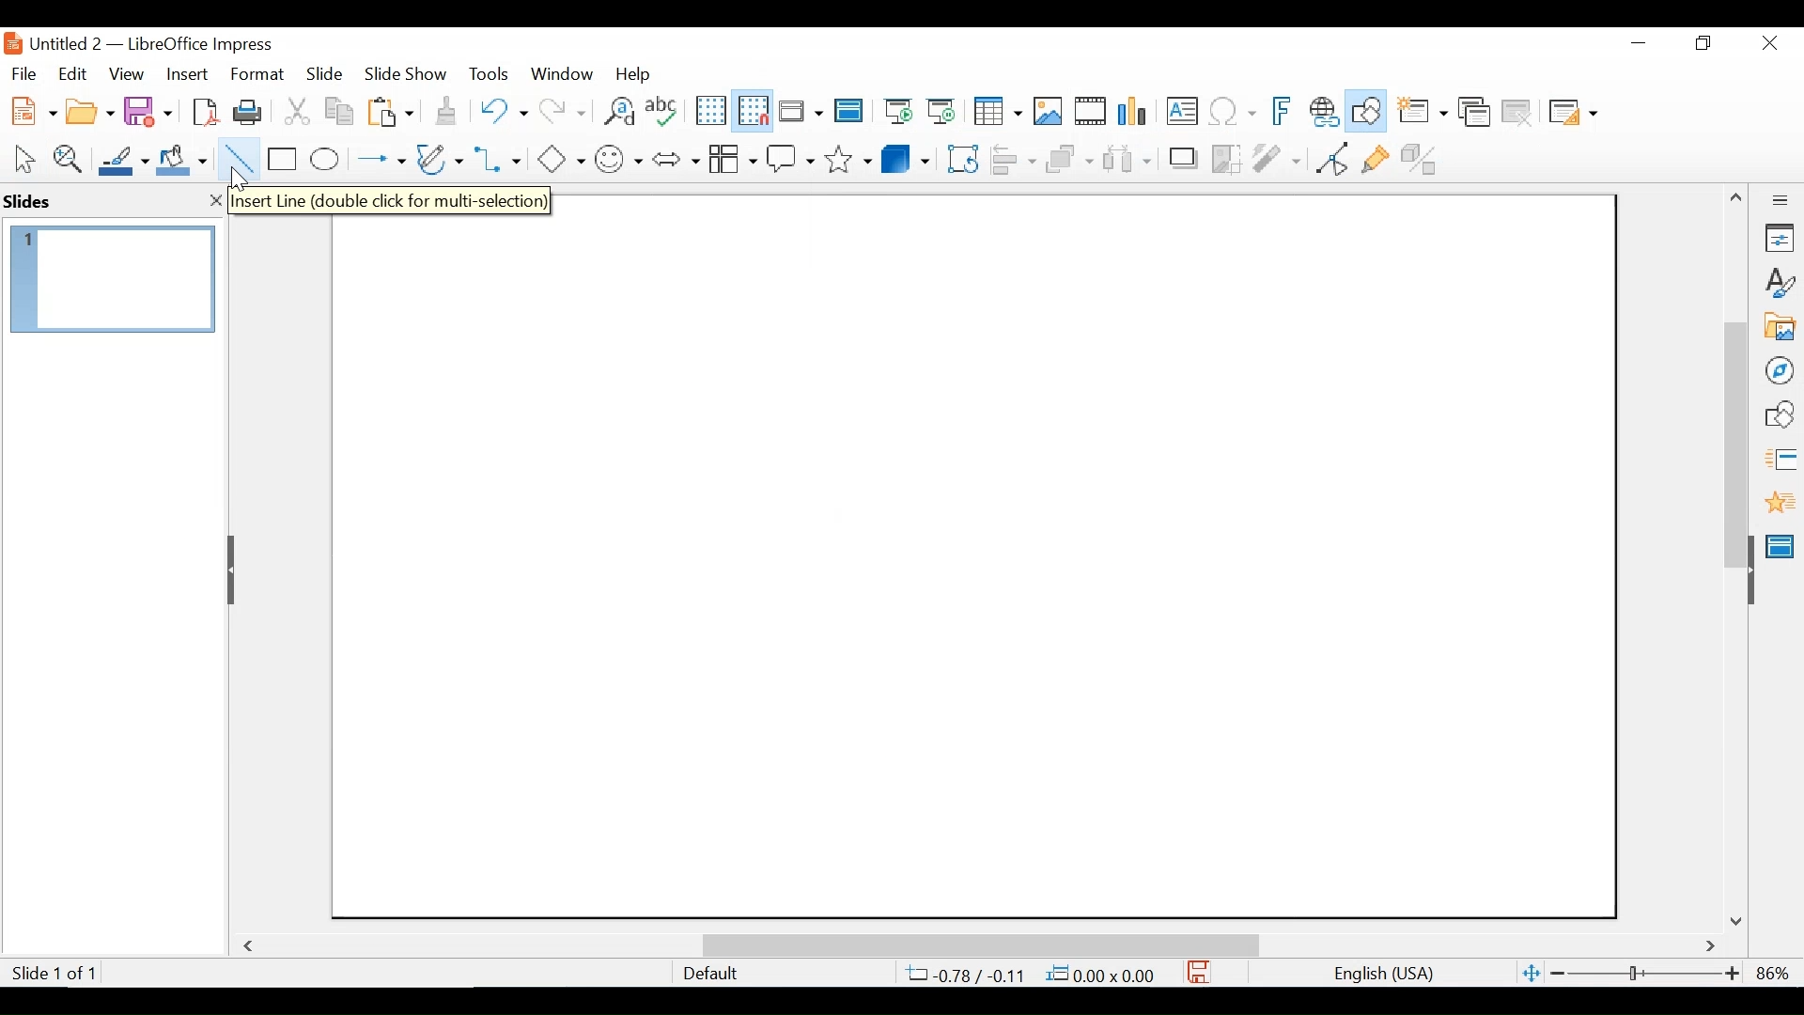  Describe the element at coordinates (121, 160) in the screenshot. I see `Line Color` at that location.